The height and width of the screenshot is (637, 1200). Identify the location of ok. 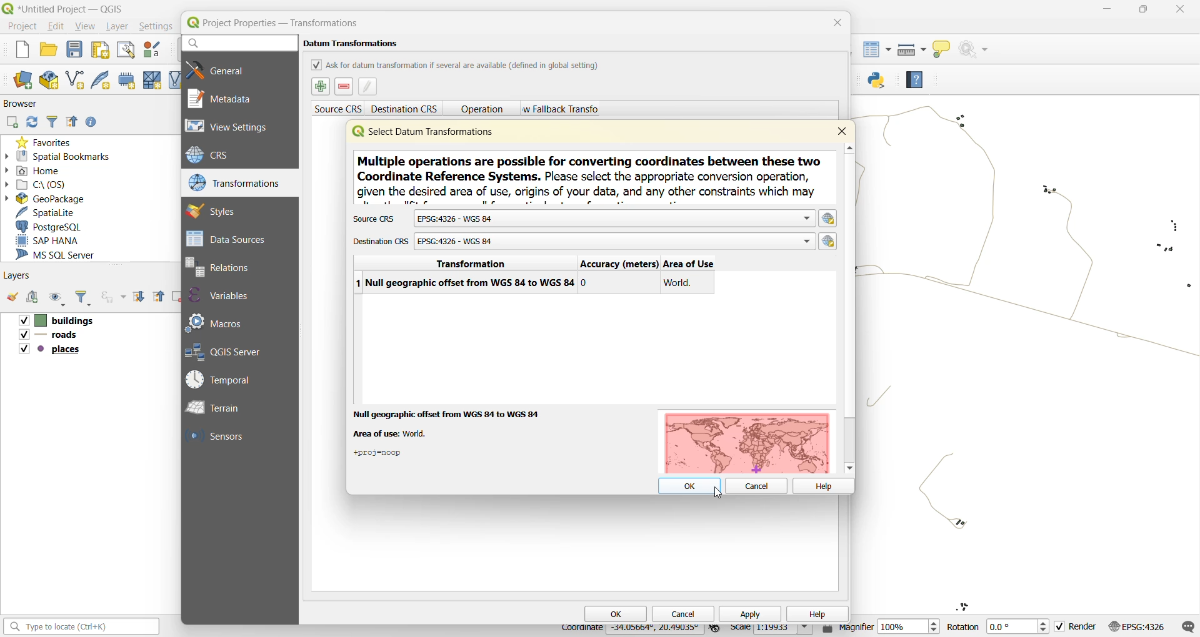
(689, 485).